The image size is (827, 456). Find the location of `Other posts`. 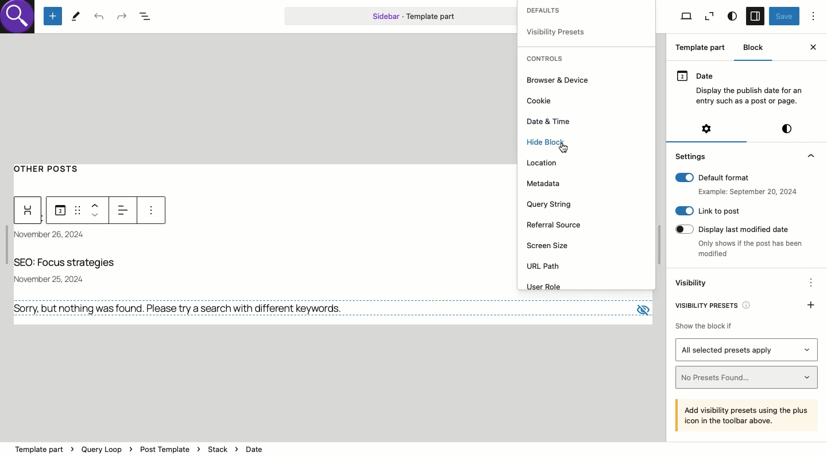

Other posts is located at coordinates (52, 167).